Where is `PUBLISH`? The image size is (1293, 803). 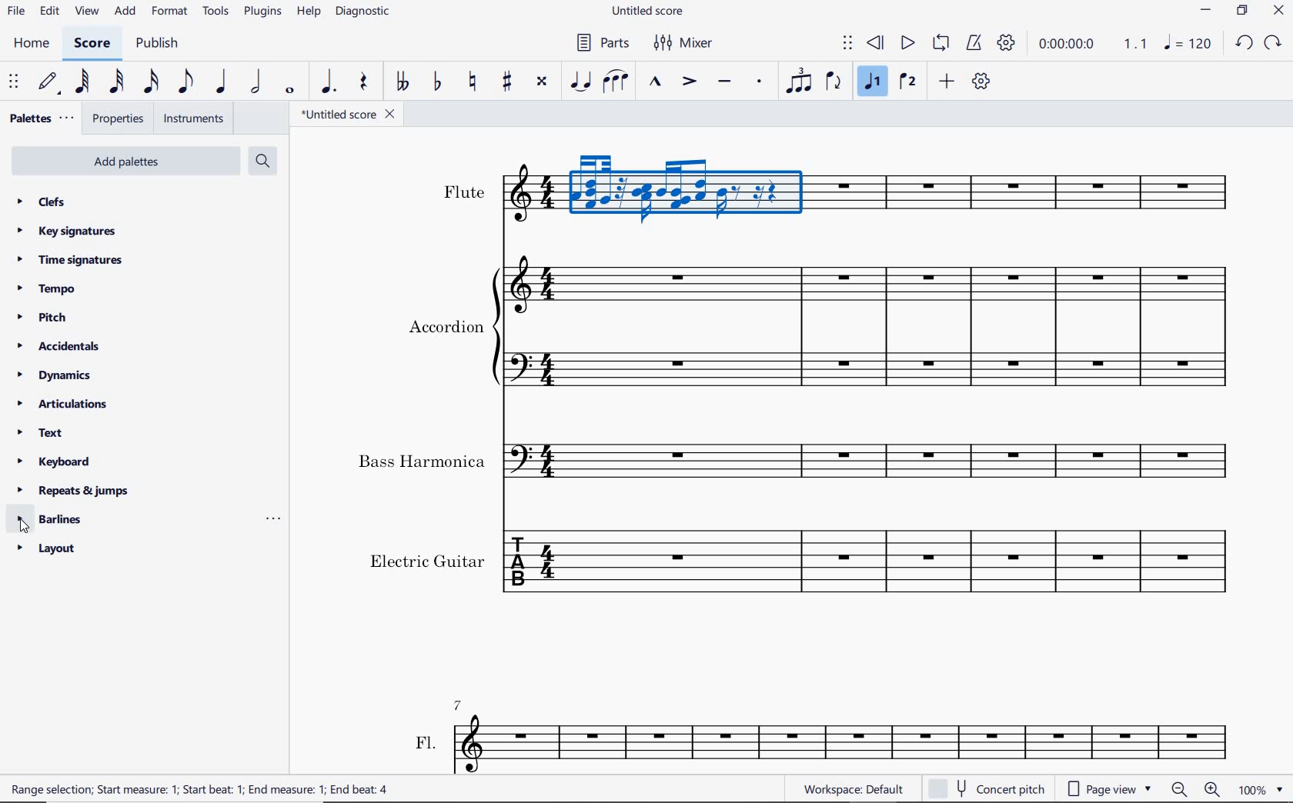 PUBLISH is located at coordinates (159, 45).